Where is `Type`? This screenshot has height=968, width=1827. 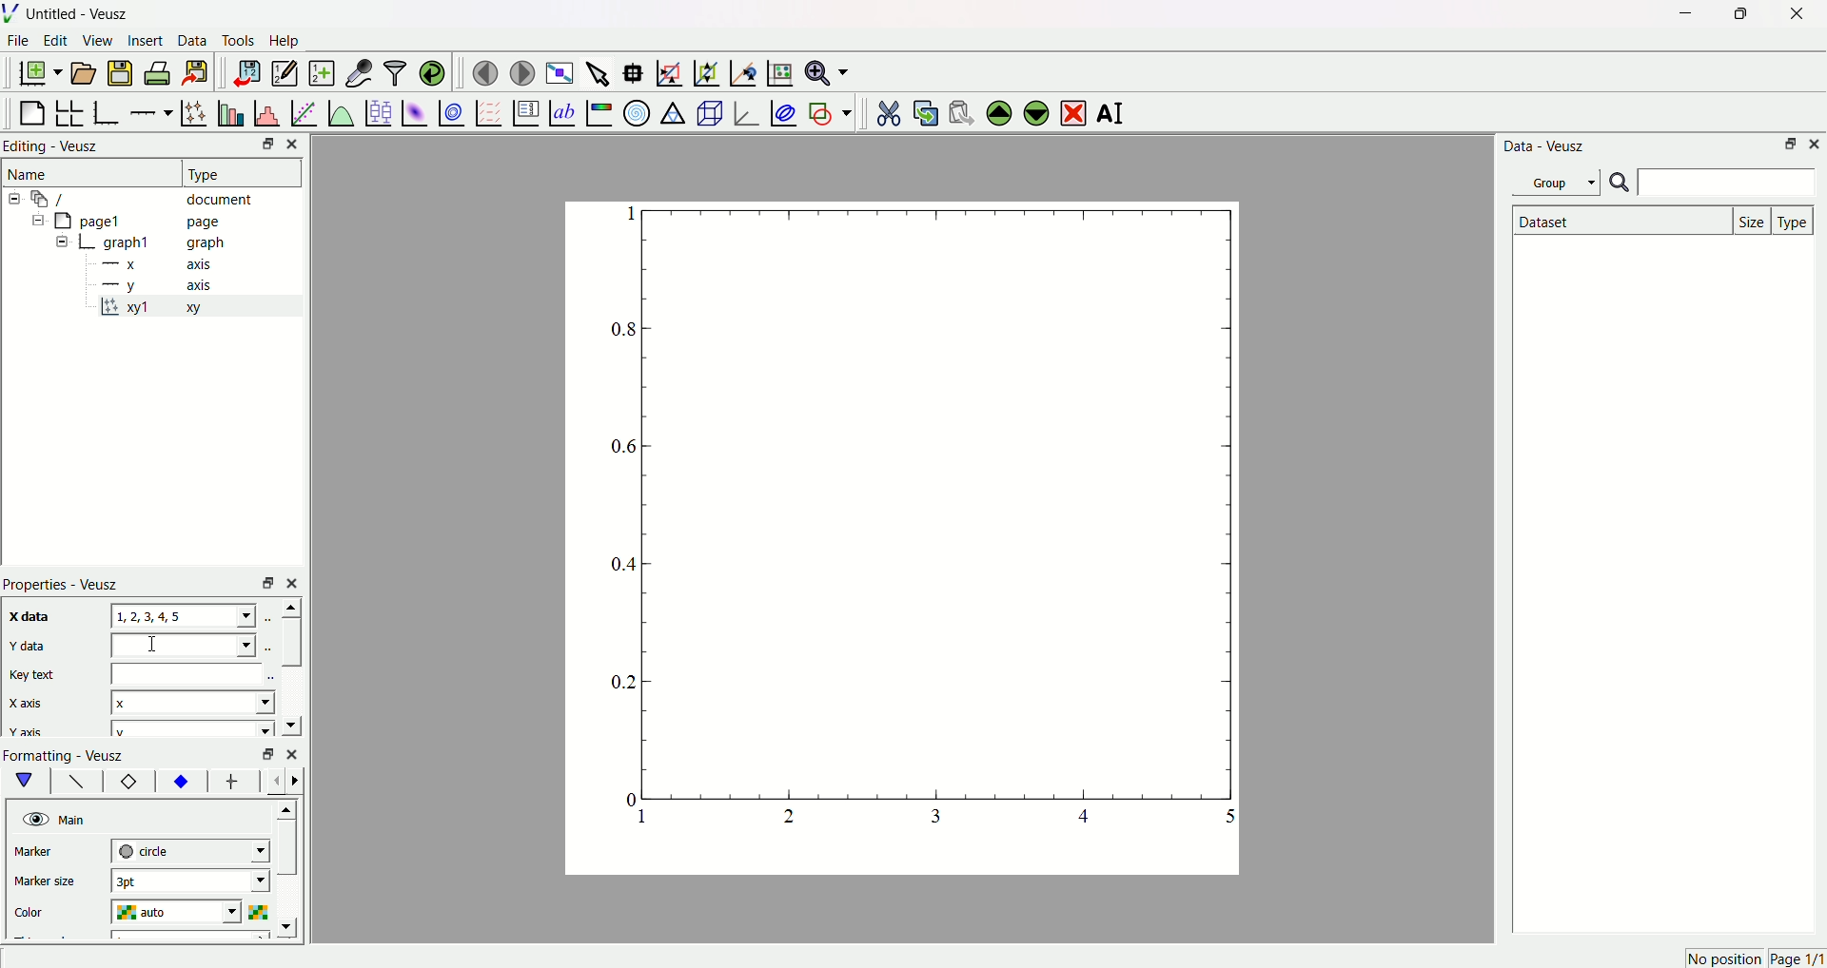 Type is located at coordinates (233, 172).